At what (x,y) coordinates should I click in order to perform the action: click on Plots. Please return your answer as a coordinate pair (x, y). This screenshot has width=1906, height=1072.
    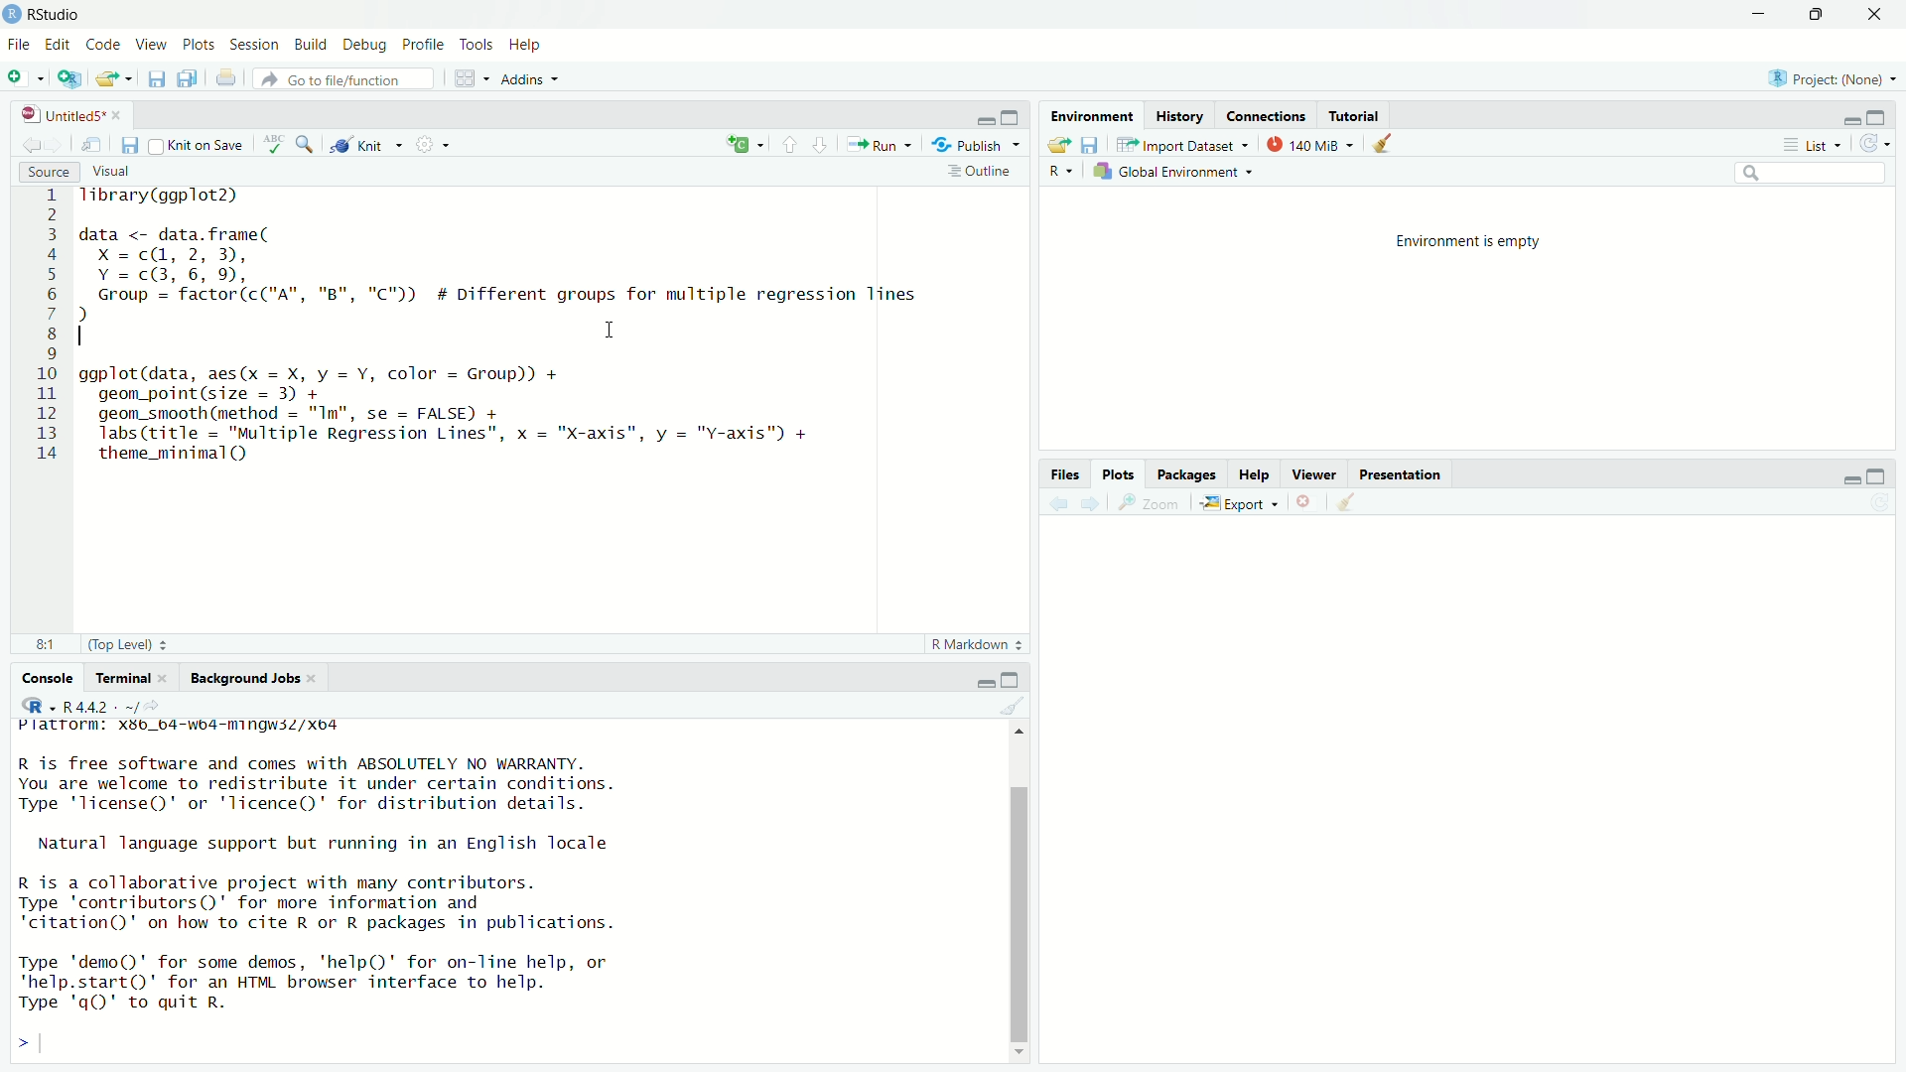
    Looking at the image, I should click on (1114, 472).